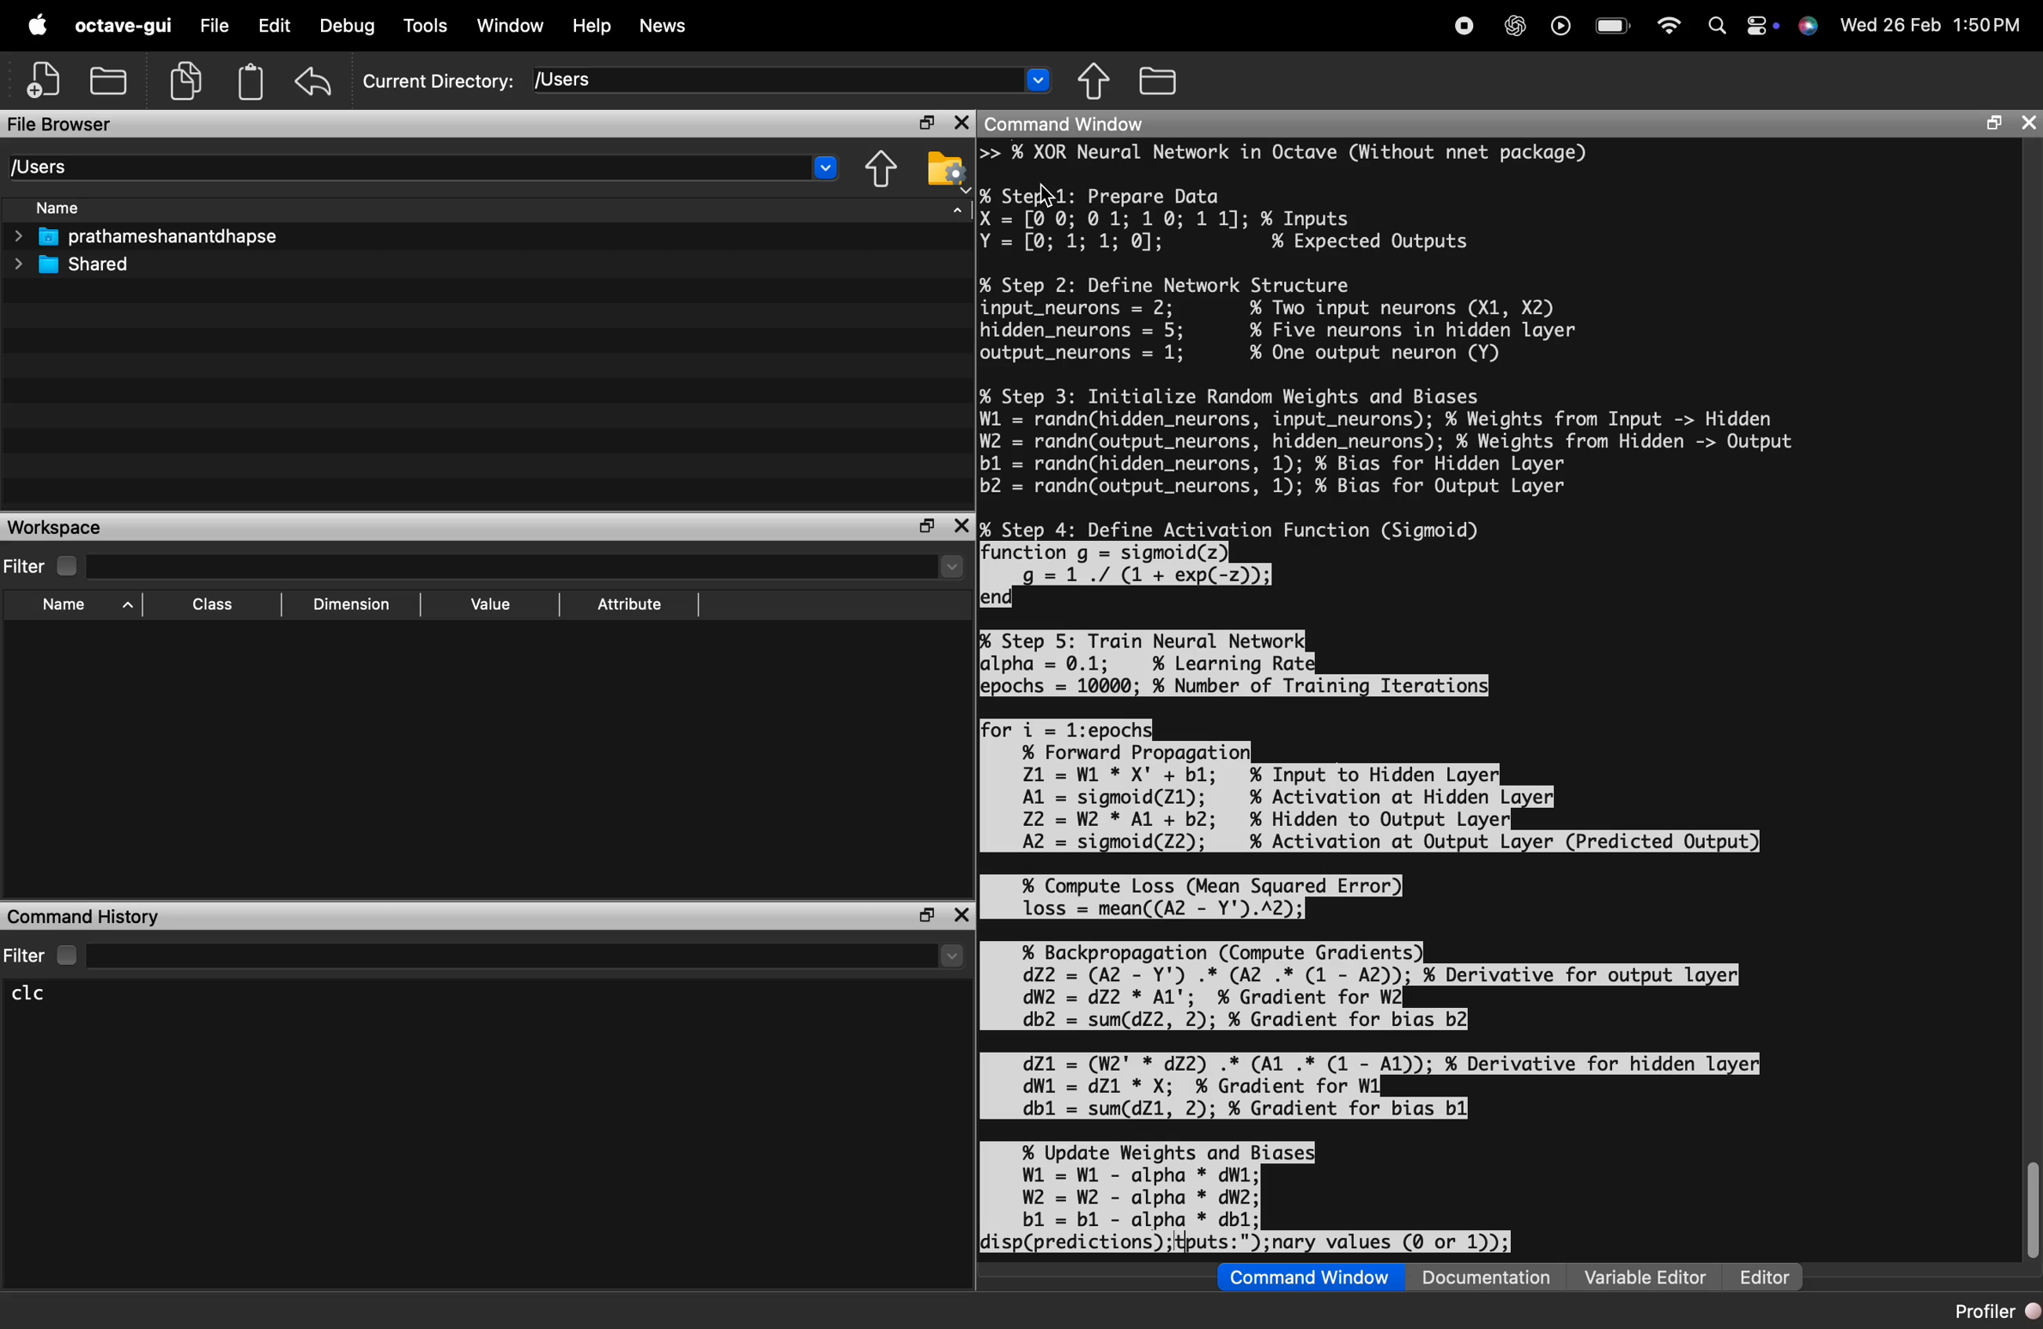 The height and width of the screenshot is (1329, 2043). I want to click on Edit, so click(274, 25).